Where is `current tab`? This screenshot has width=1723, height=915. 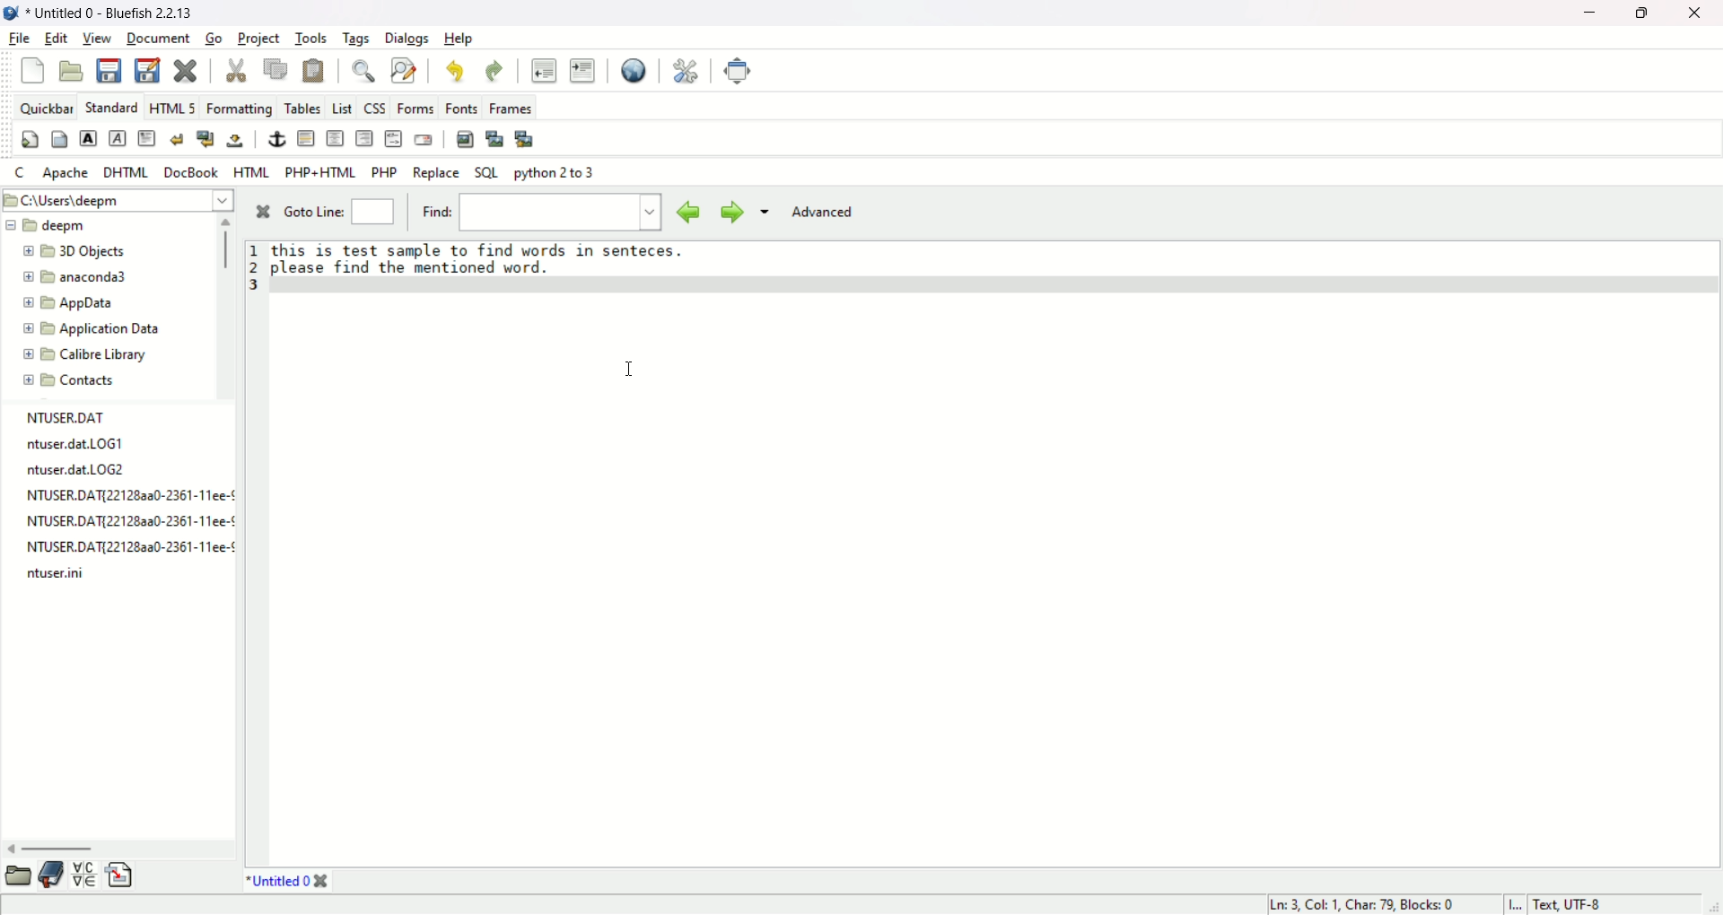 current tab is located at coordinates (274, 884).